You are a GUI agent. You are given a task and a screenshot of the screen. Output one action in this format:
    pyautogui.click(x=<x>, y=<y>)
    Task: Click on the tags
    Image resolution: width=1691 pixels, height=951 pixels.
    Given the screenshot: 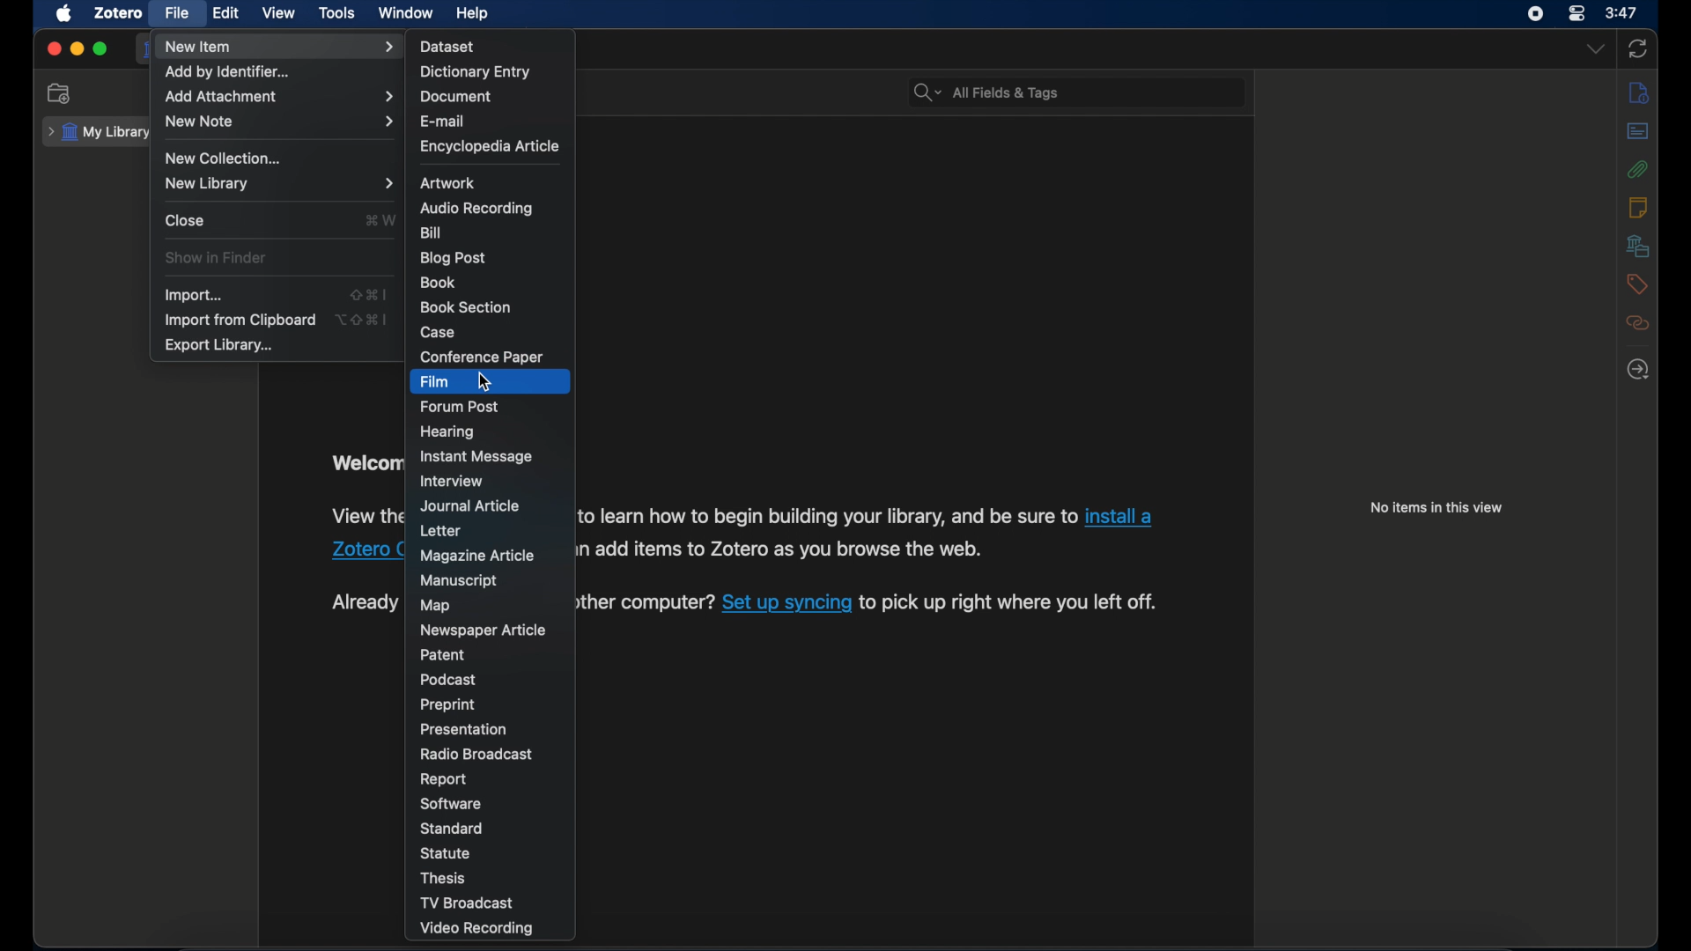 What is the action you would take?
    pyautogui.click(x=1638, y=284)
    